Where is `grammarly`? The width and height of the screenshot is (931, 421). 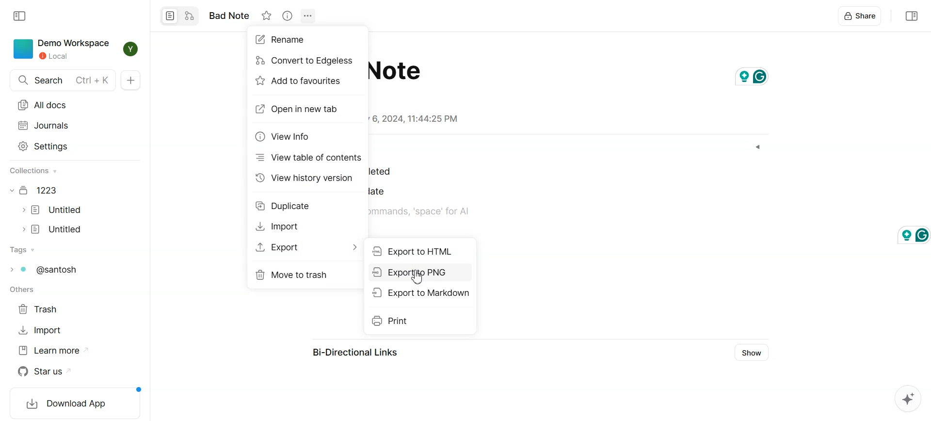 grammarly is located at coordinates (908, 235).